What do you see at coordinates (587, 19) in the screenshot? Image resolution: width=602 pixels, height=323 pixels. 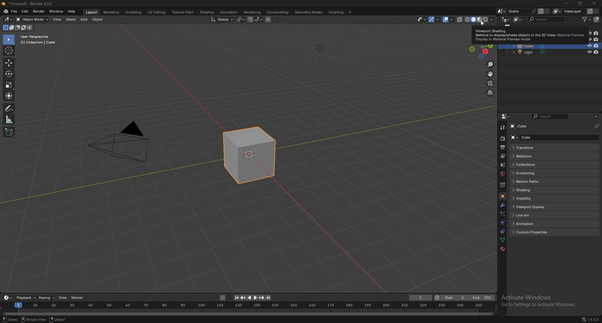 I see `filter` at bounding box center [587, 19].